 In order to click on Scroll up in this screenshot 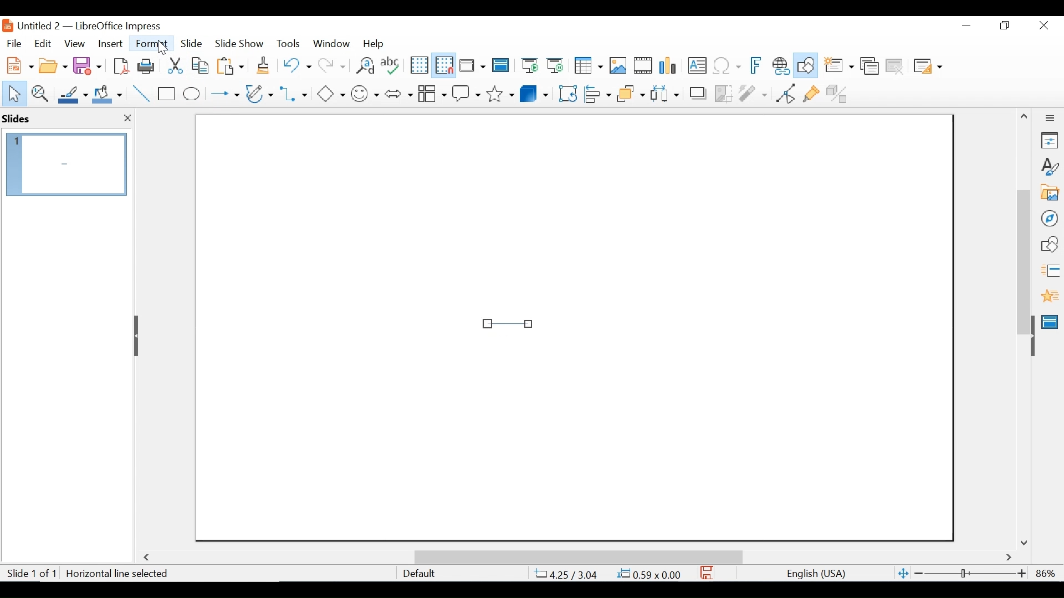, I will do `click(1025, 116)`.